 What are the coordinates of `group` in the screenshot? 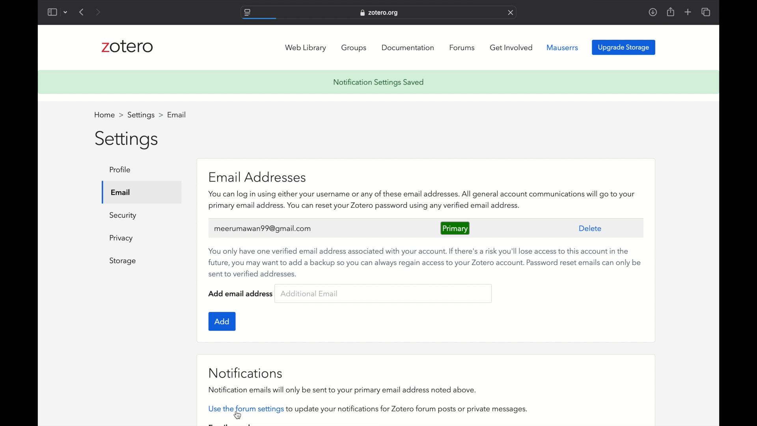 It's located at (355, 48).